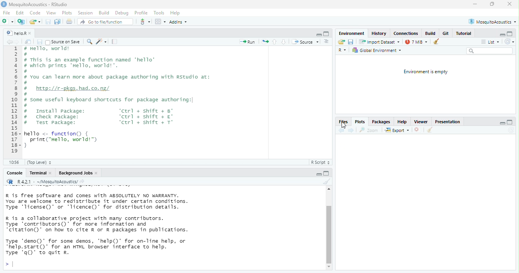 The height and width of the screenshot is (273, 519). I want to click on Console, so click(14, 174).